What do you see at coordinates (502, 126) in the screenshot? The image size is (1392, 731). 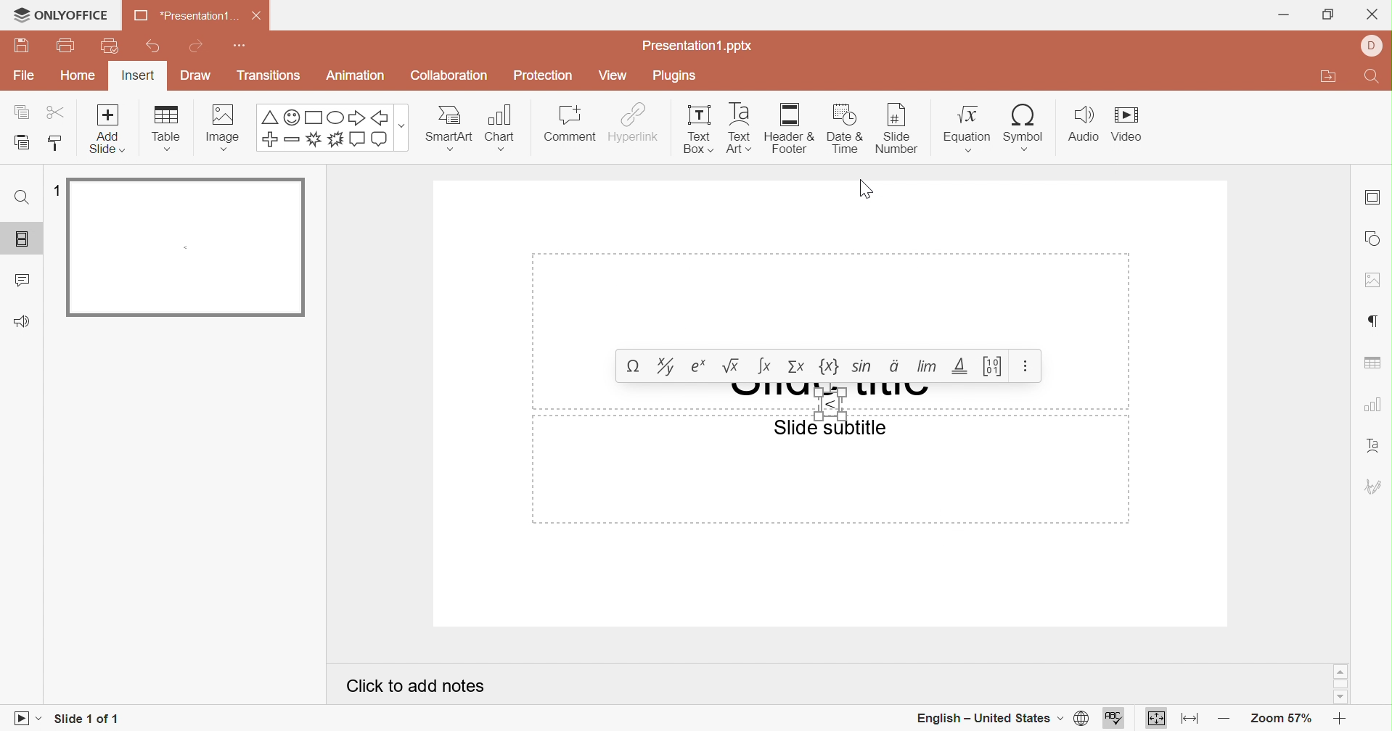 I see `Chart` at bounding box center [502, 126].